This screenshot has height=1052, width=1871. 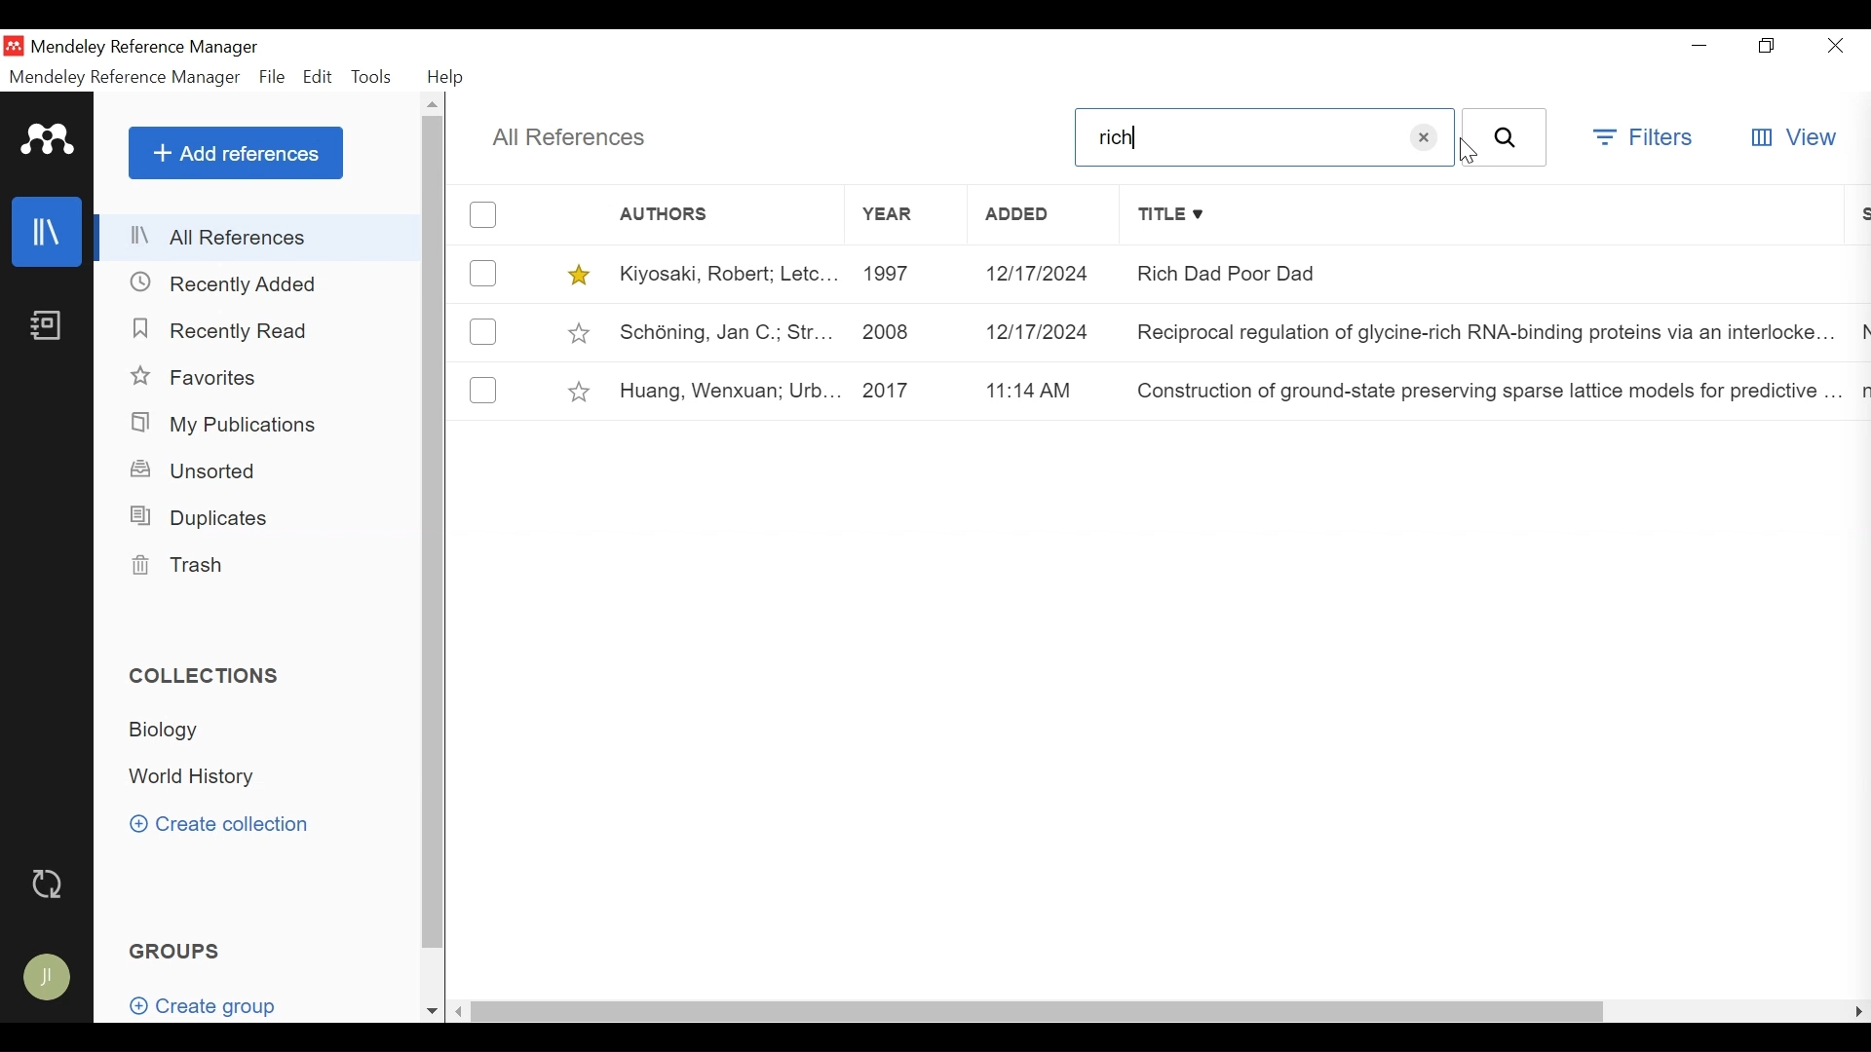 I want to click on Avatar, so click(x=52, y=979).